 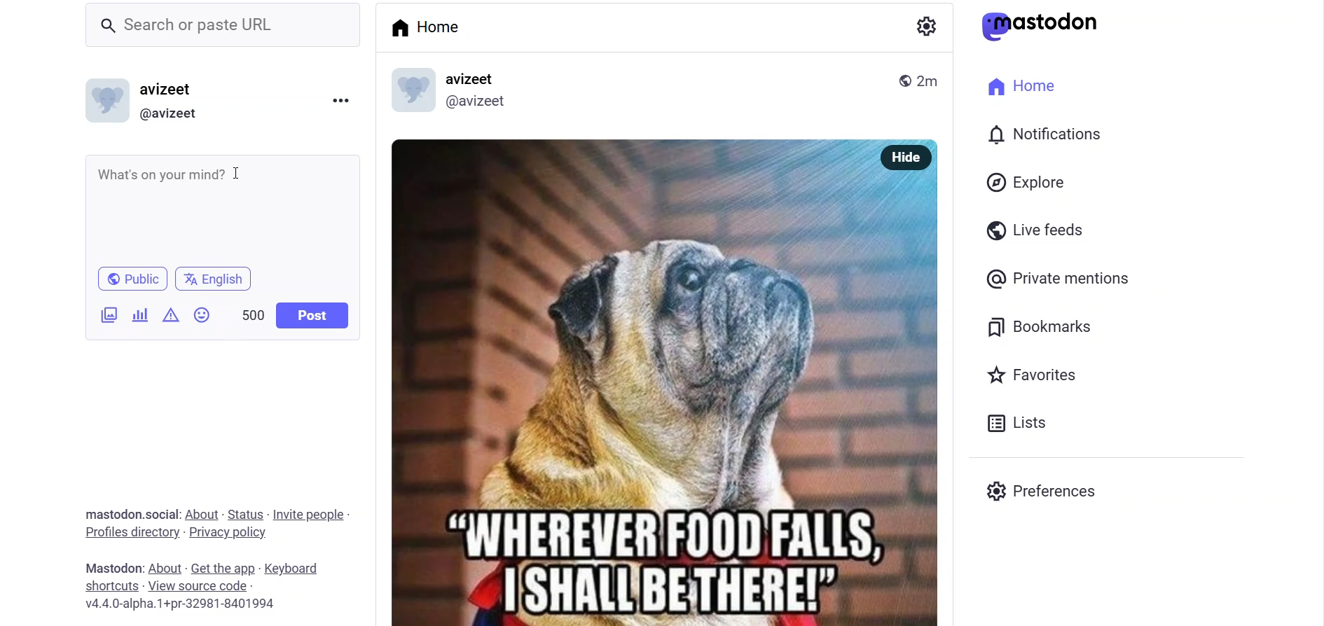 I want to click on 2m, so click(x=928, y=80).